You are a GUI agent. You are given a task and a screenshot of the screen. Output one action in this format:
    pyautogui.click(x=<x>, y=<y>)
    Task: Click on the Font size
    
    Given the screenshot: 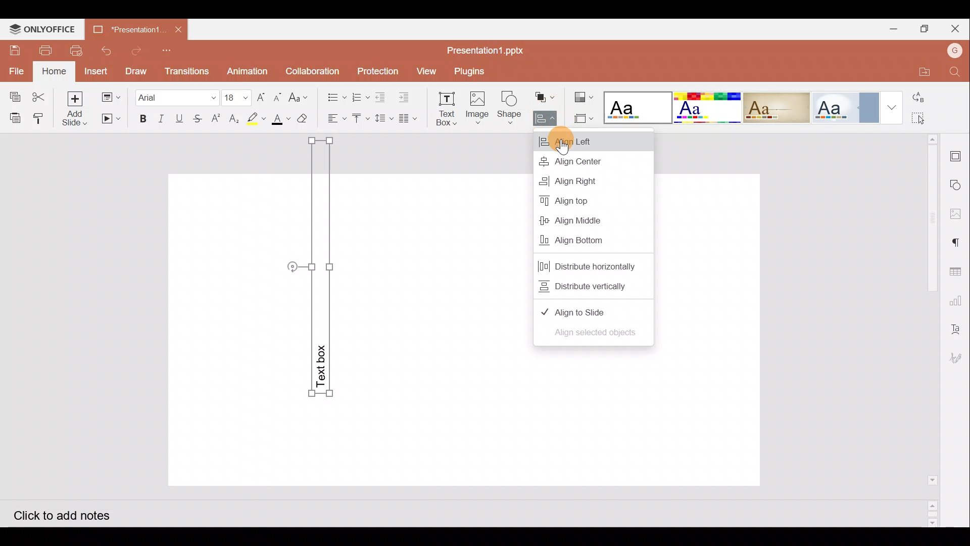 What is the action you would take?
    pyautogui.click(x=237, y=97)
    